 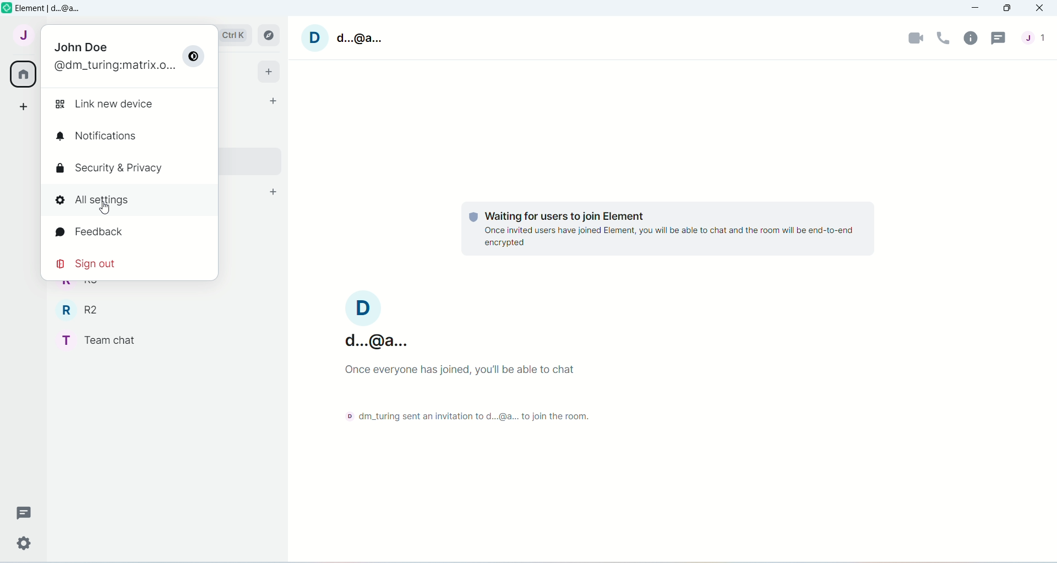 What do you see at coordinates (21, 39) in the screenshot?
I see `User menu` at bounding box center [21, 39].